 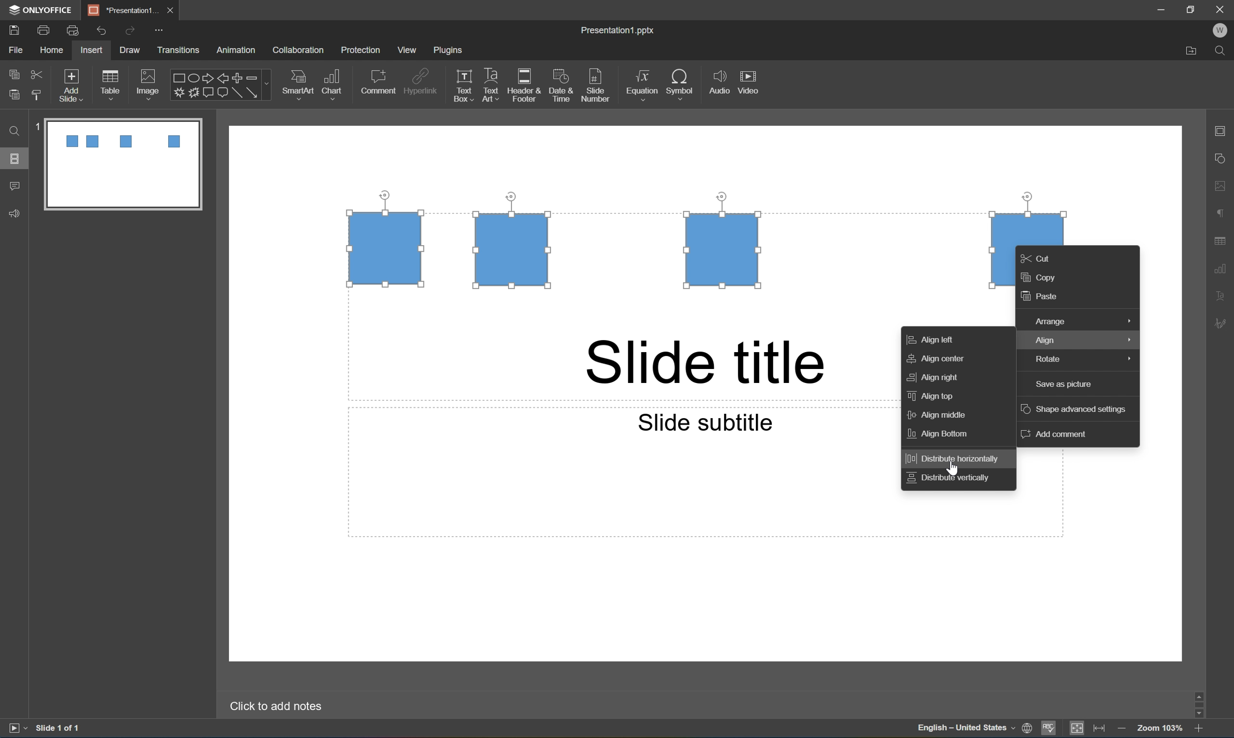 I want to click on distribute vertically, so click(x=952, y=480).